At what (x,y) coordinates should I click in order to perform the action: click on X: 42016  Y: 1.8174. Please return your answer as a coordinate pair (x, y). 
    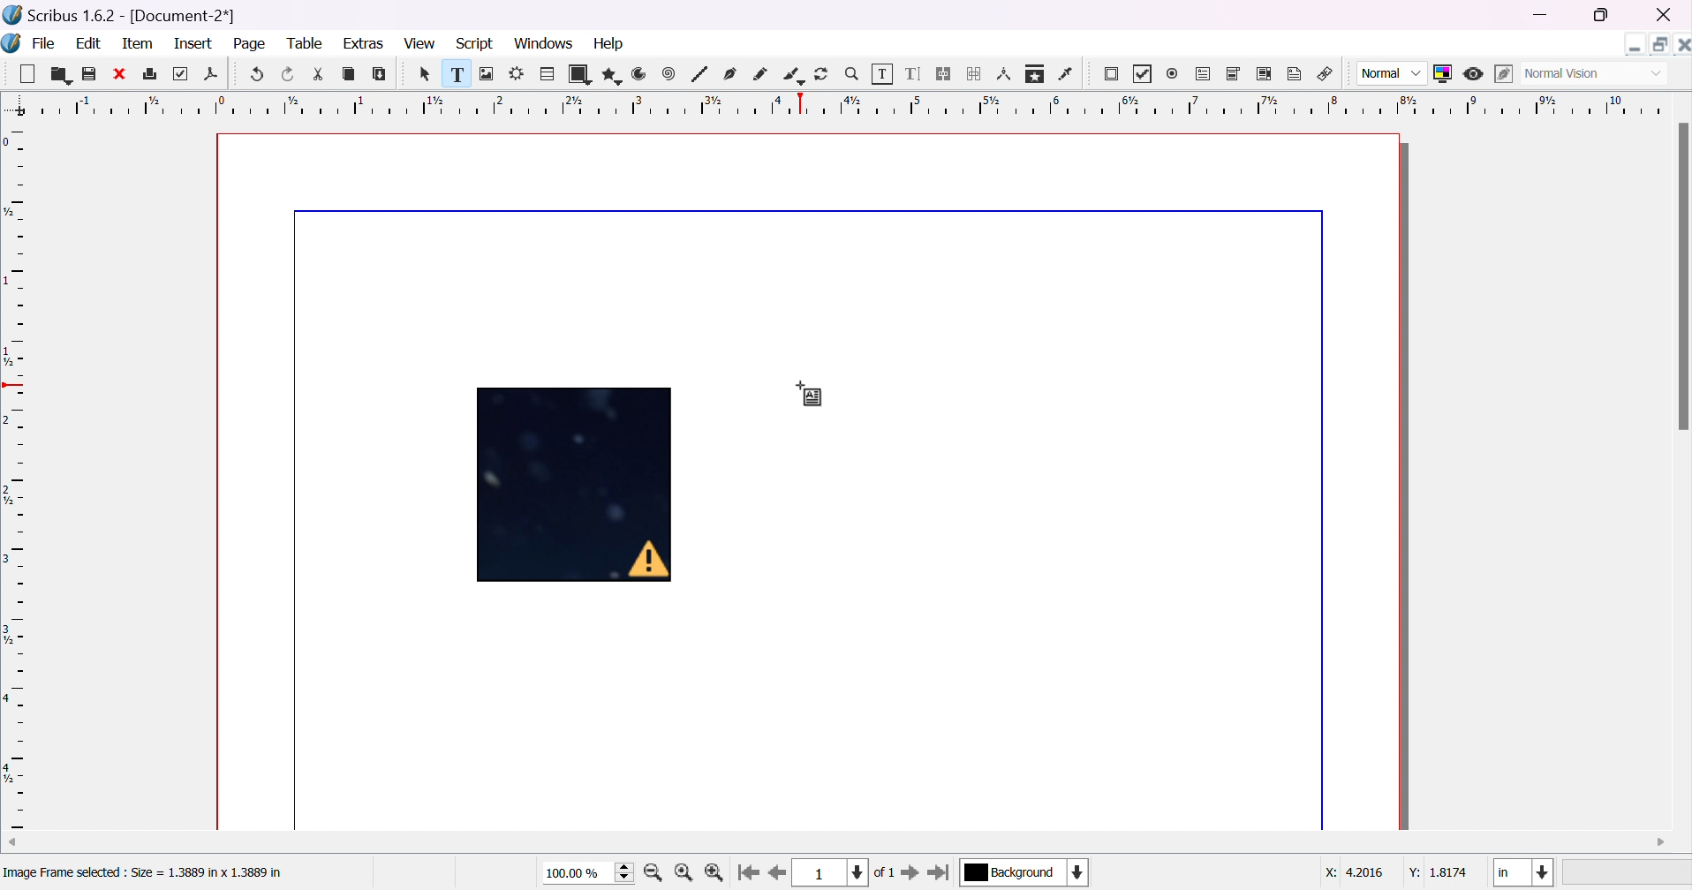
    Looking at the image, I should click on (1397, 873).